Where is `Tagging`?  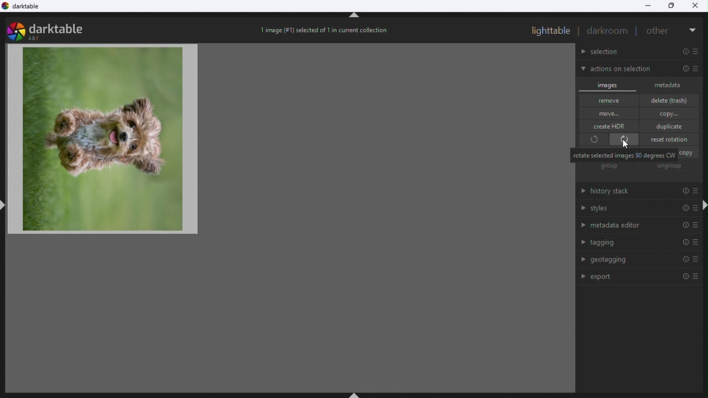
Tagging is located at coordinates (638, 243).